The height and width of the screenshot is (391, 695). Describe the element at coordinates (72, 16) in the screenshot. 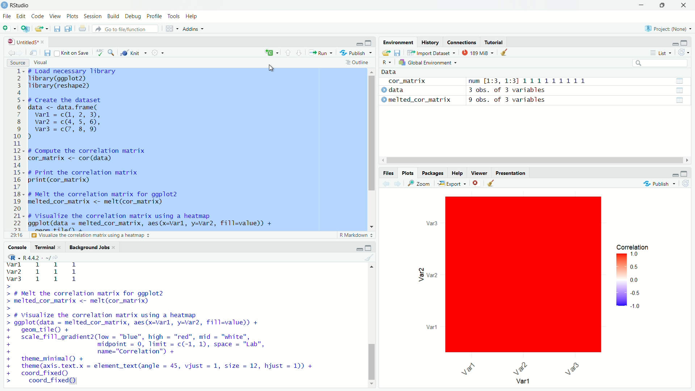

I see `plots` at that location.